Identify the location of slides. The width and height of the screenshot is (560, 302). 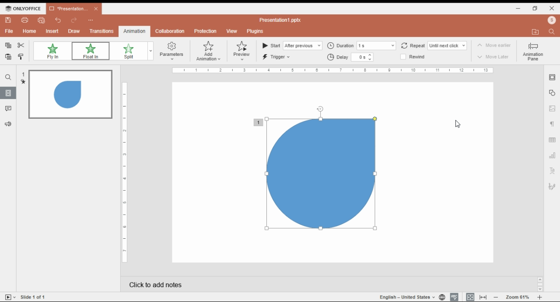
(9, 93).